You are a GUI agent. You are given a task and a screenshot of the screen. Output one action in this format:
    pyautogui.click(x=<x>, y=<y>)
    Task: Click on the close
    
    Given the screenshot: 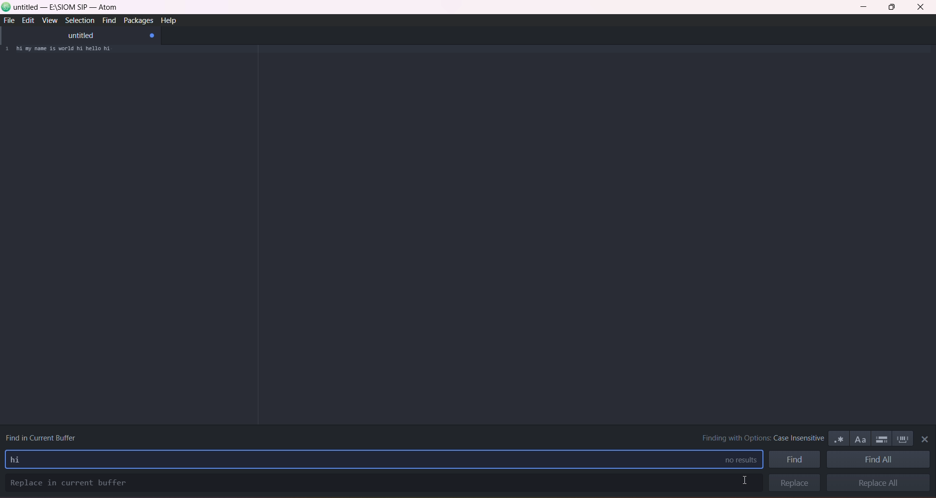 What is the action you would take?
    pyautogui.click(x=920, y=8)
    